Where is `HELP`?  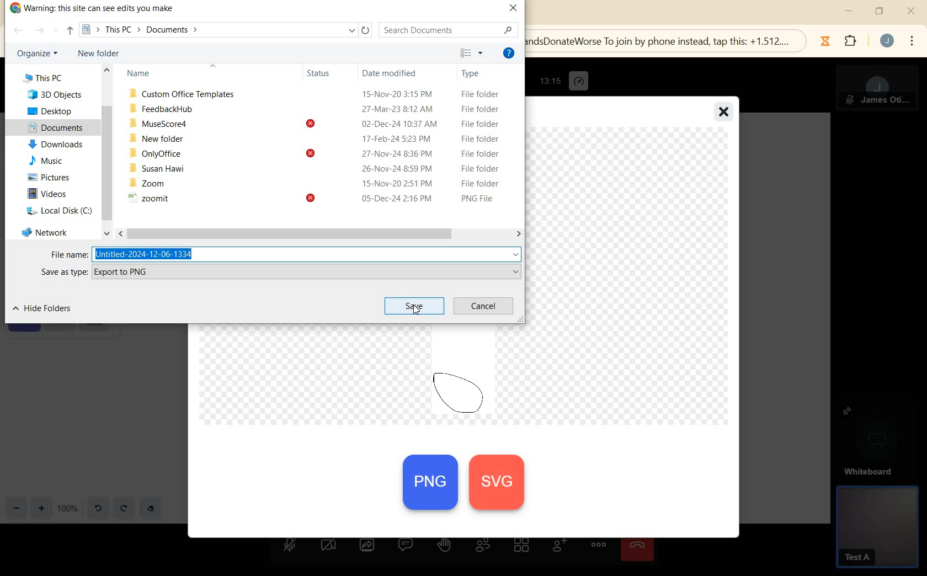
HELP is located at coordinates (510, 52).